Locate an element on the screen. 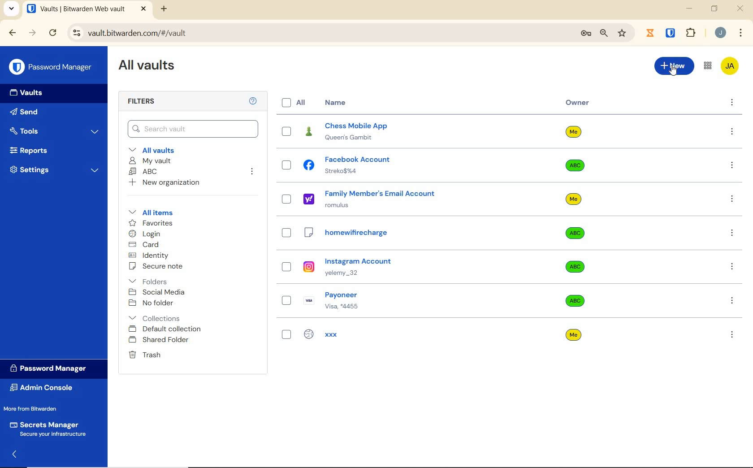 The width and height of the screenshot is (753, 468). card is located at coordinates (145, 245).